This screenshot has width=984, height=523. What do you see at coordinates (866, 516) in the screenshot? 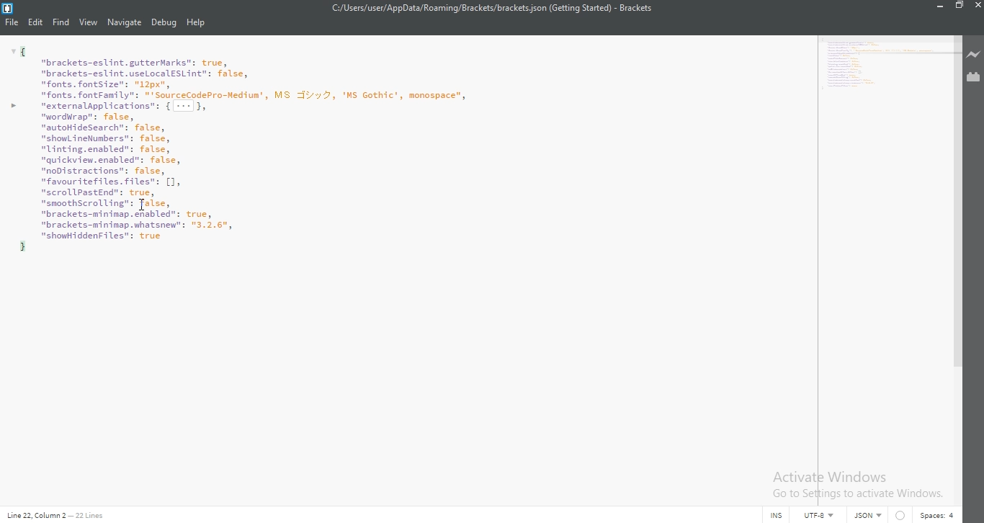
I see `JSON` at bounding box center [866, 516].